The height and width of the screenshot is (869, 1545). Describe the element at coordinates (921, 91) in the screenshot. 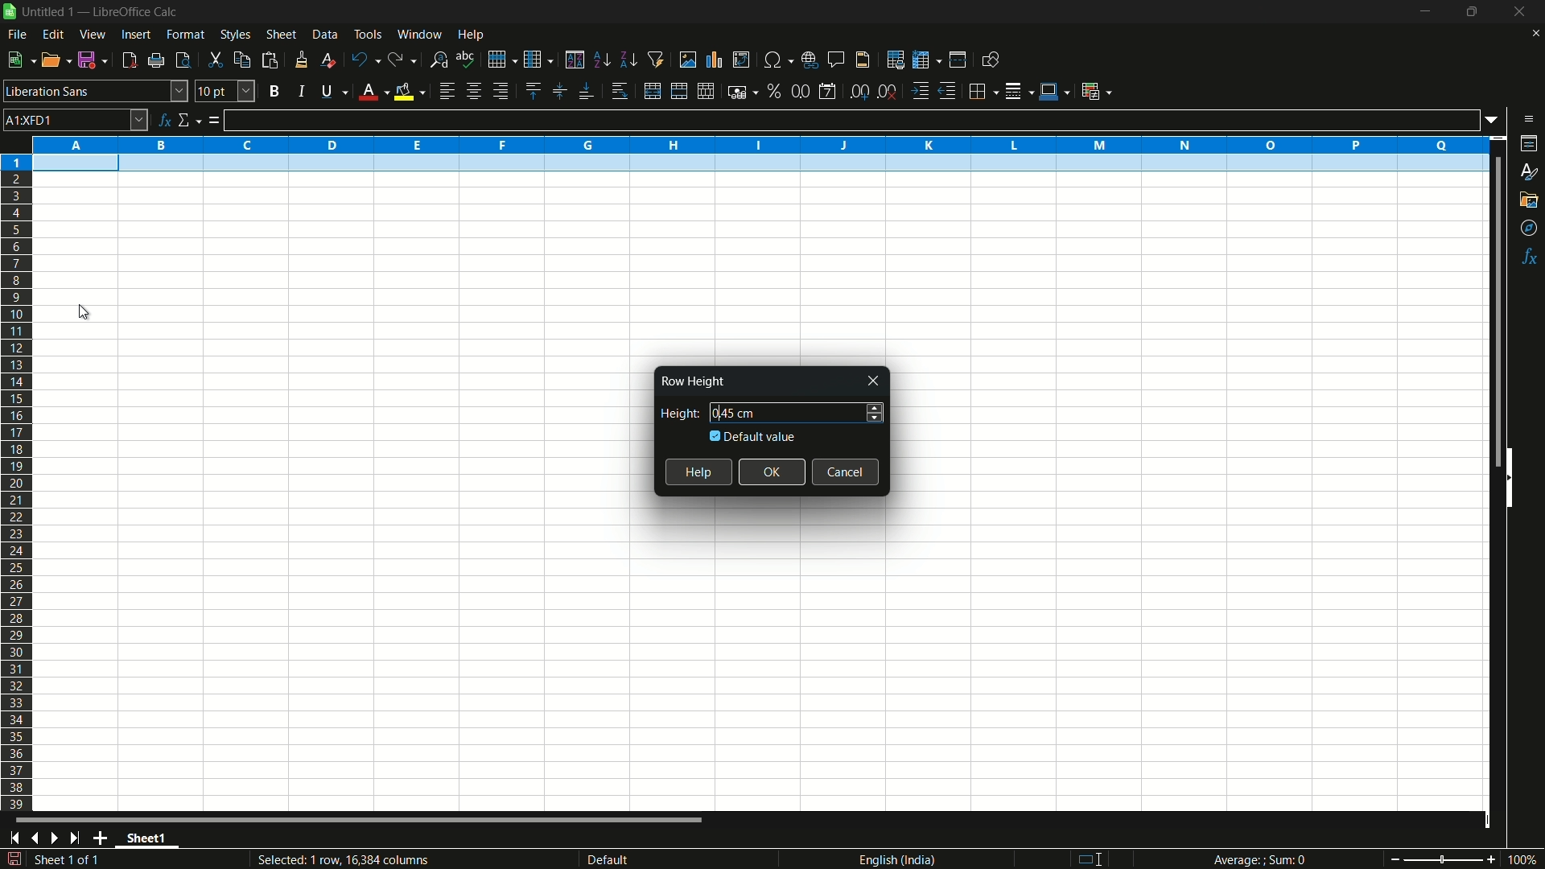

I see `increase indentation` at that location.